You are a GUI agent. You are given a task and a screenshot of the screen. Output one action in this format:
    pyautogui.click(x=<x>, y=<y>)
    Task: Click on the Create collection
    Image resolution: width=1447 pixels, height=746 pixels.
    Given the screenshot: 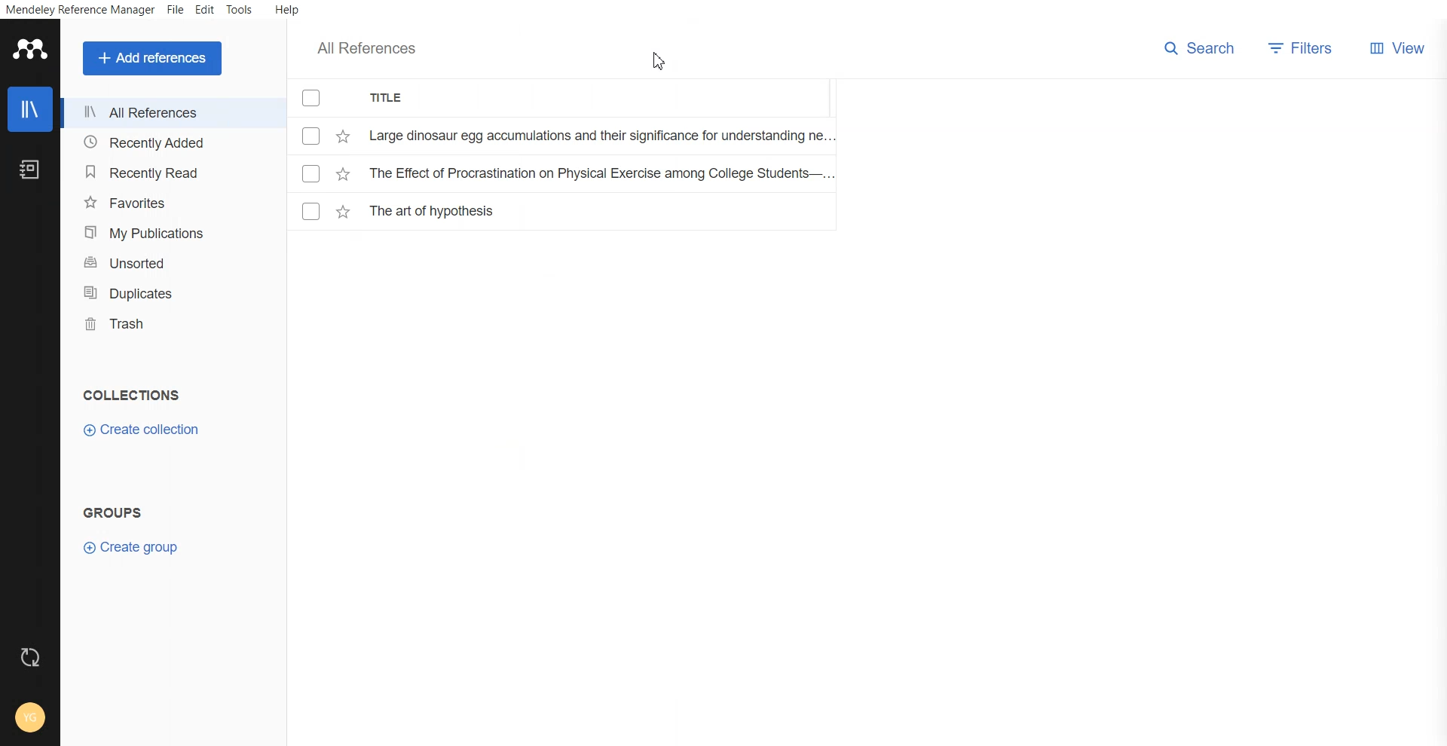 What is the action you would take?
    pyautogui.click(x=142, y=431)
    